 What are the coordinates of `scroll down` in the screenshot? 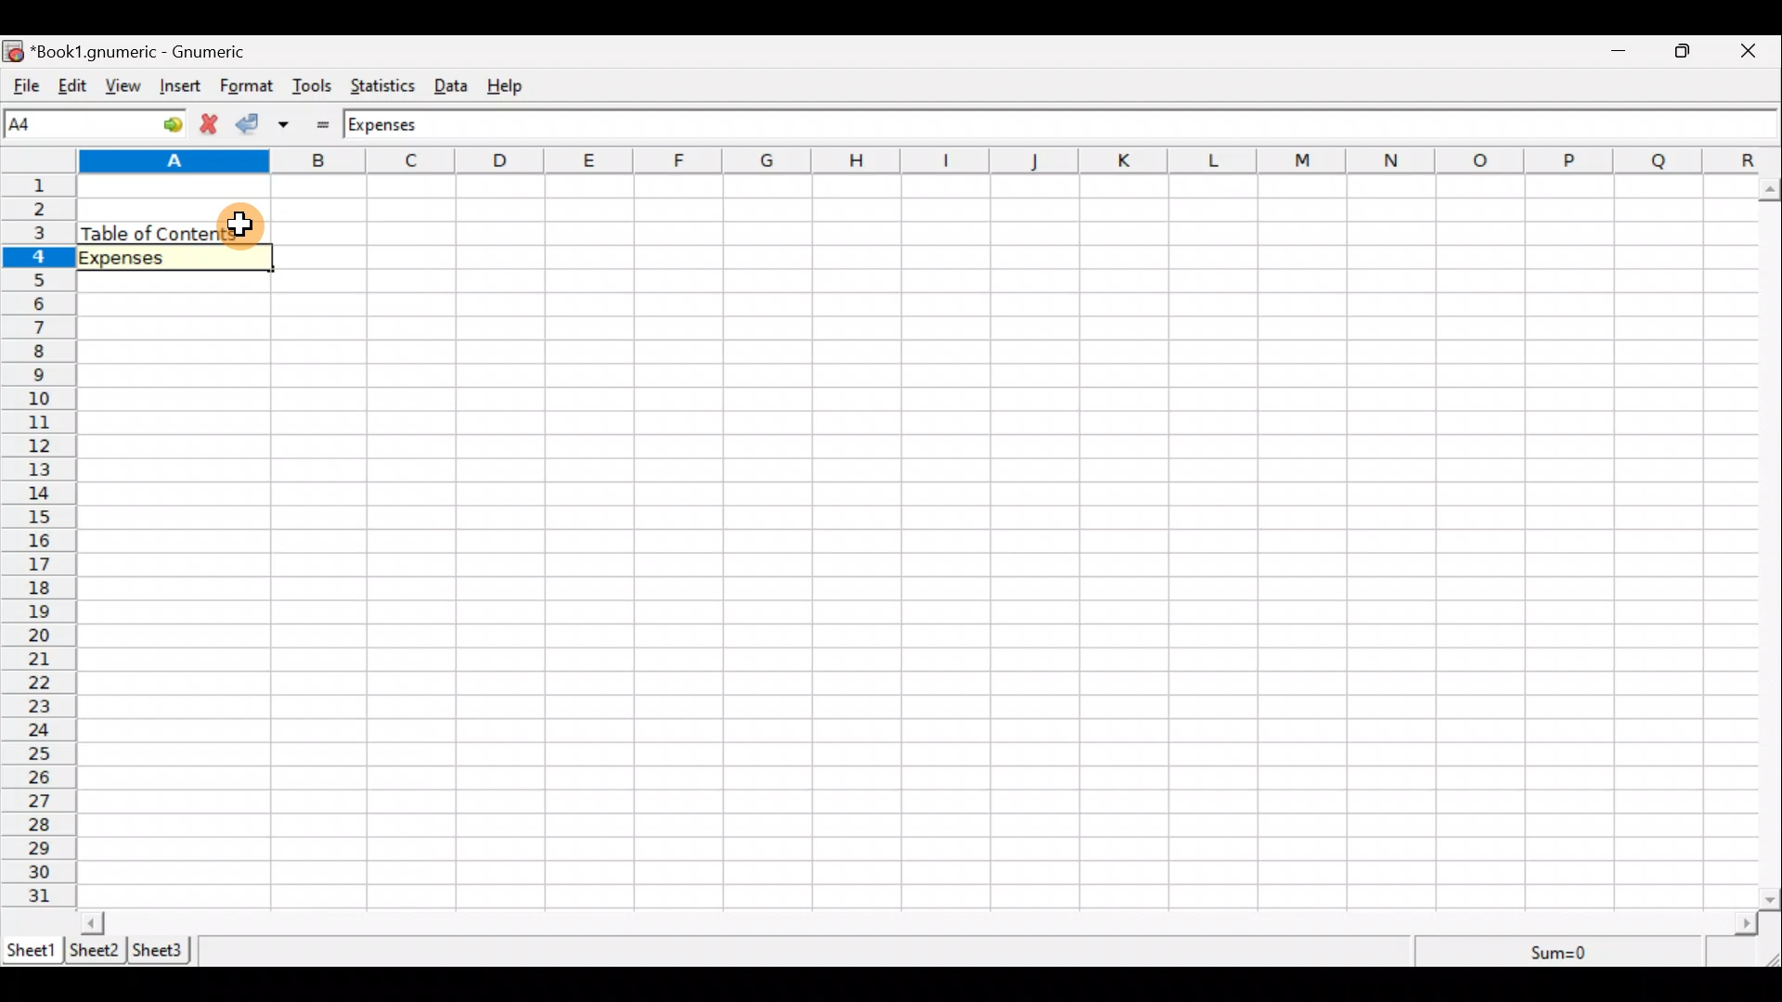 It's located at (1771, 899).